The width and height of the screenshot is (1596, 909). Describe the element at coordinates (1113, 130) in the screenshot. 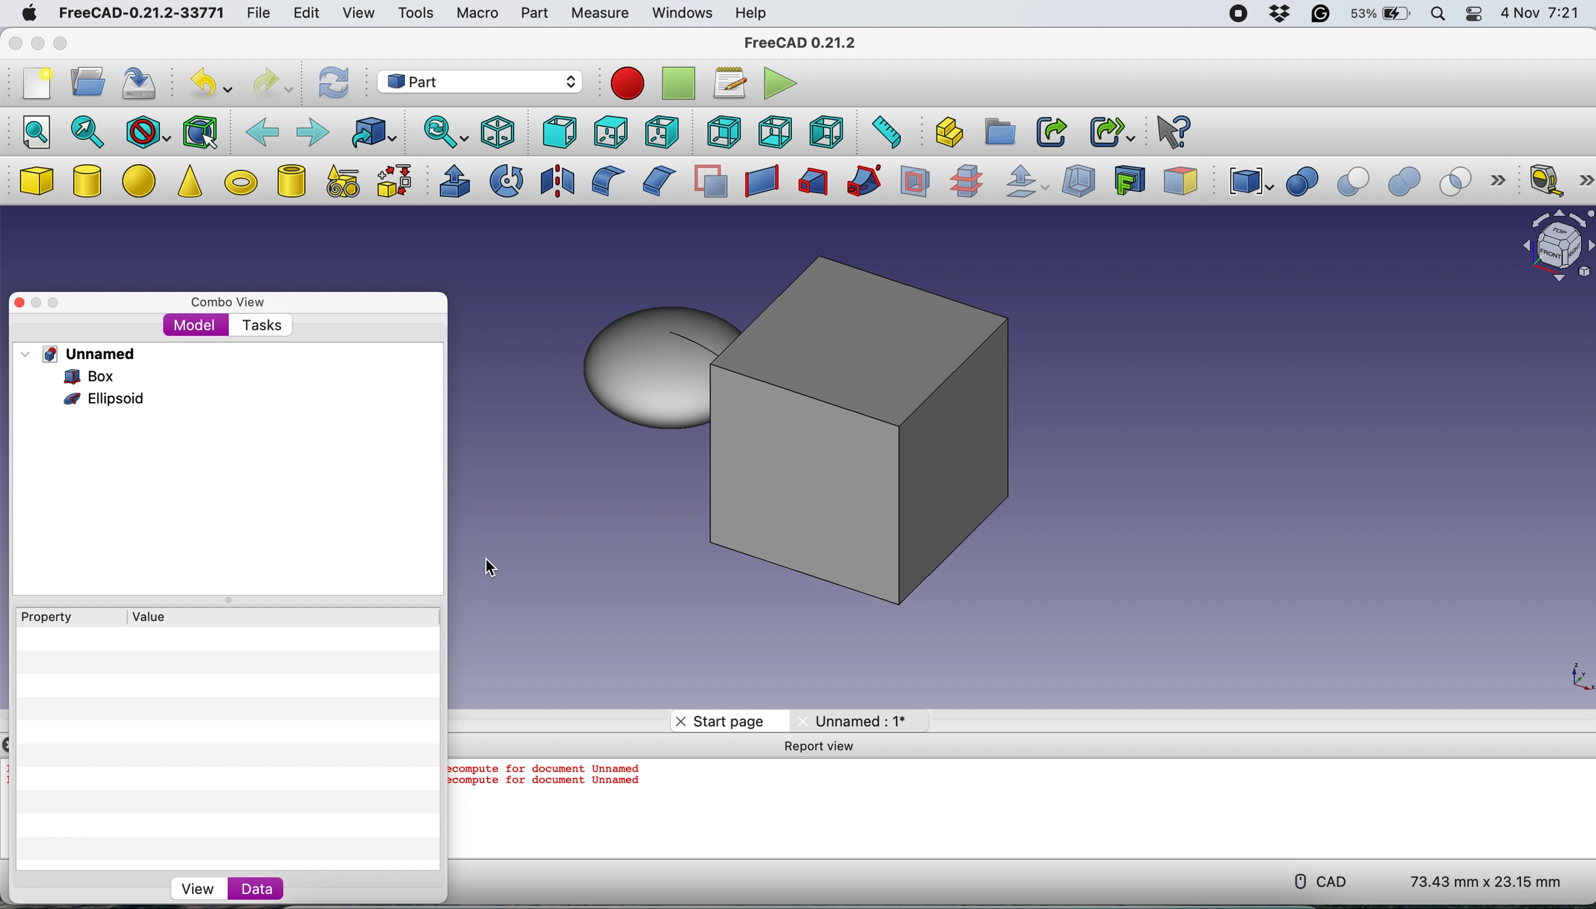

I see `make sub link` at that location.